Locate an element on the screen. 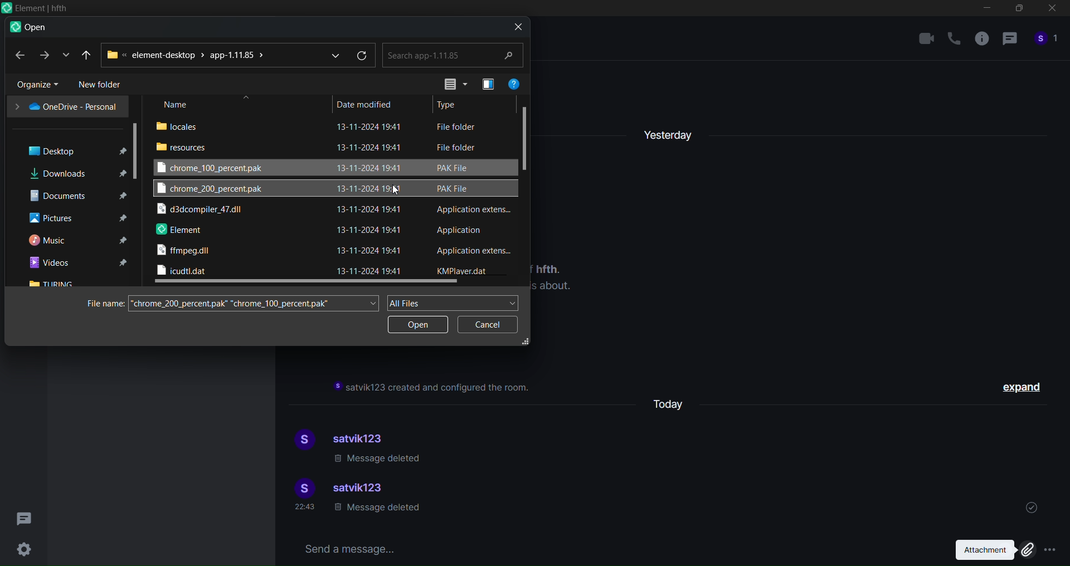 This screenshot has width=1070, height=566. minimize is located at coordinates (987, 10).